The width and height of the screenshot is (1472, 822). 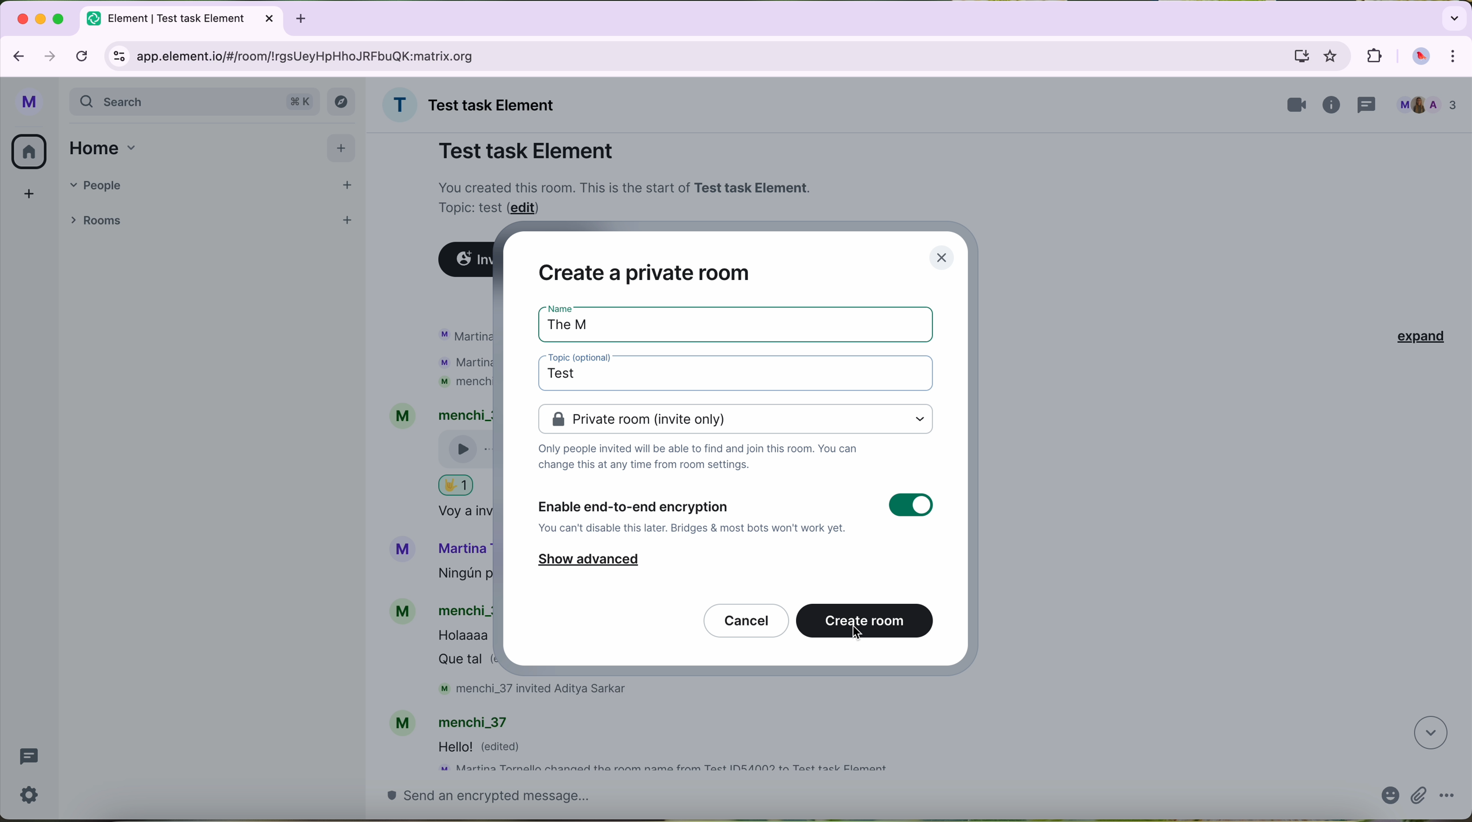 I want to click on more options, so click(x=1448, y=797).